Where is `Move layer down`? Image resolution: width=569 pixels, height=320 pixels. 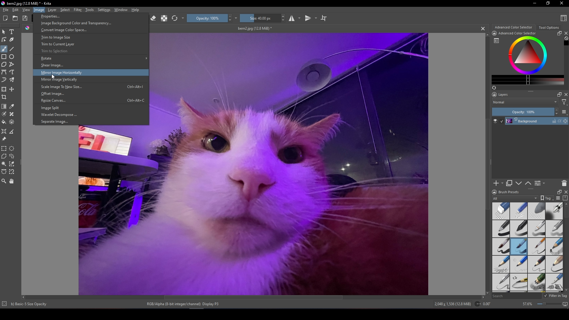 Move layer down is located at coordinates (528, 183).